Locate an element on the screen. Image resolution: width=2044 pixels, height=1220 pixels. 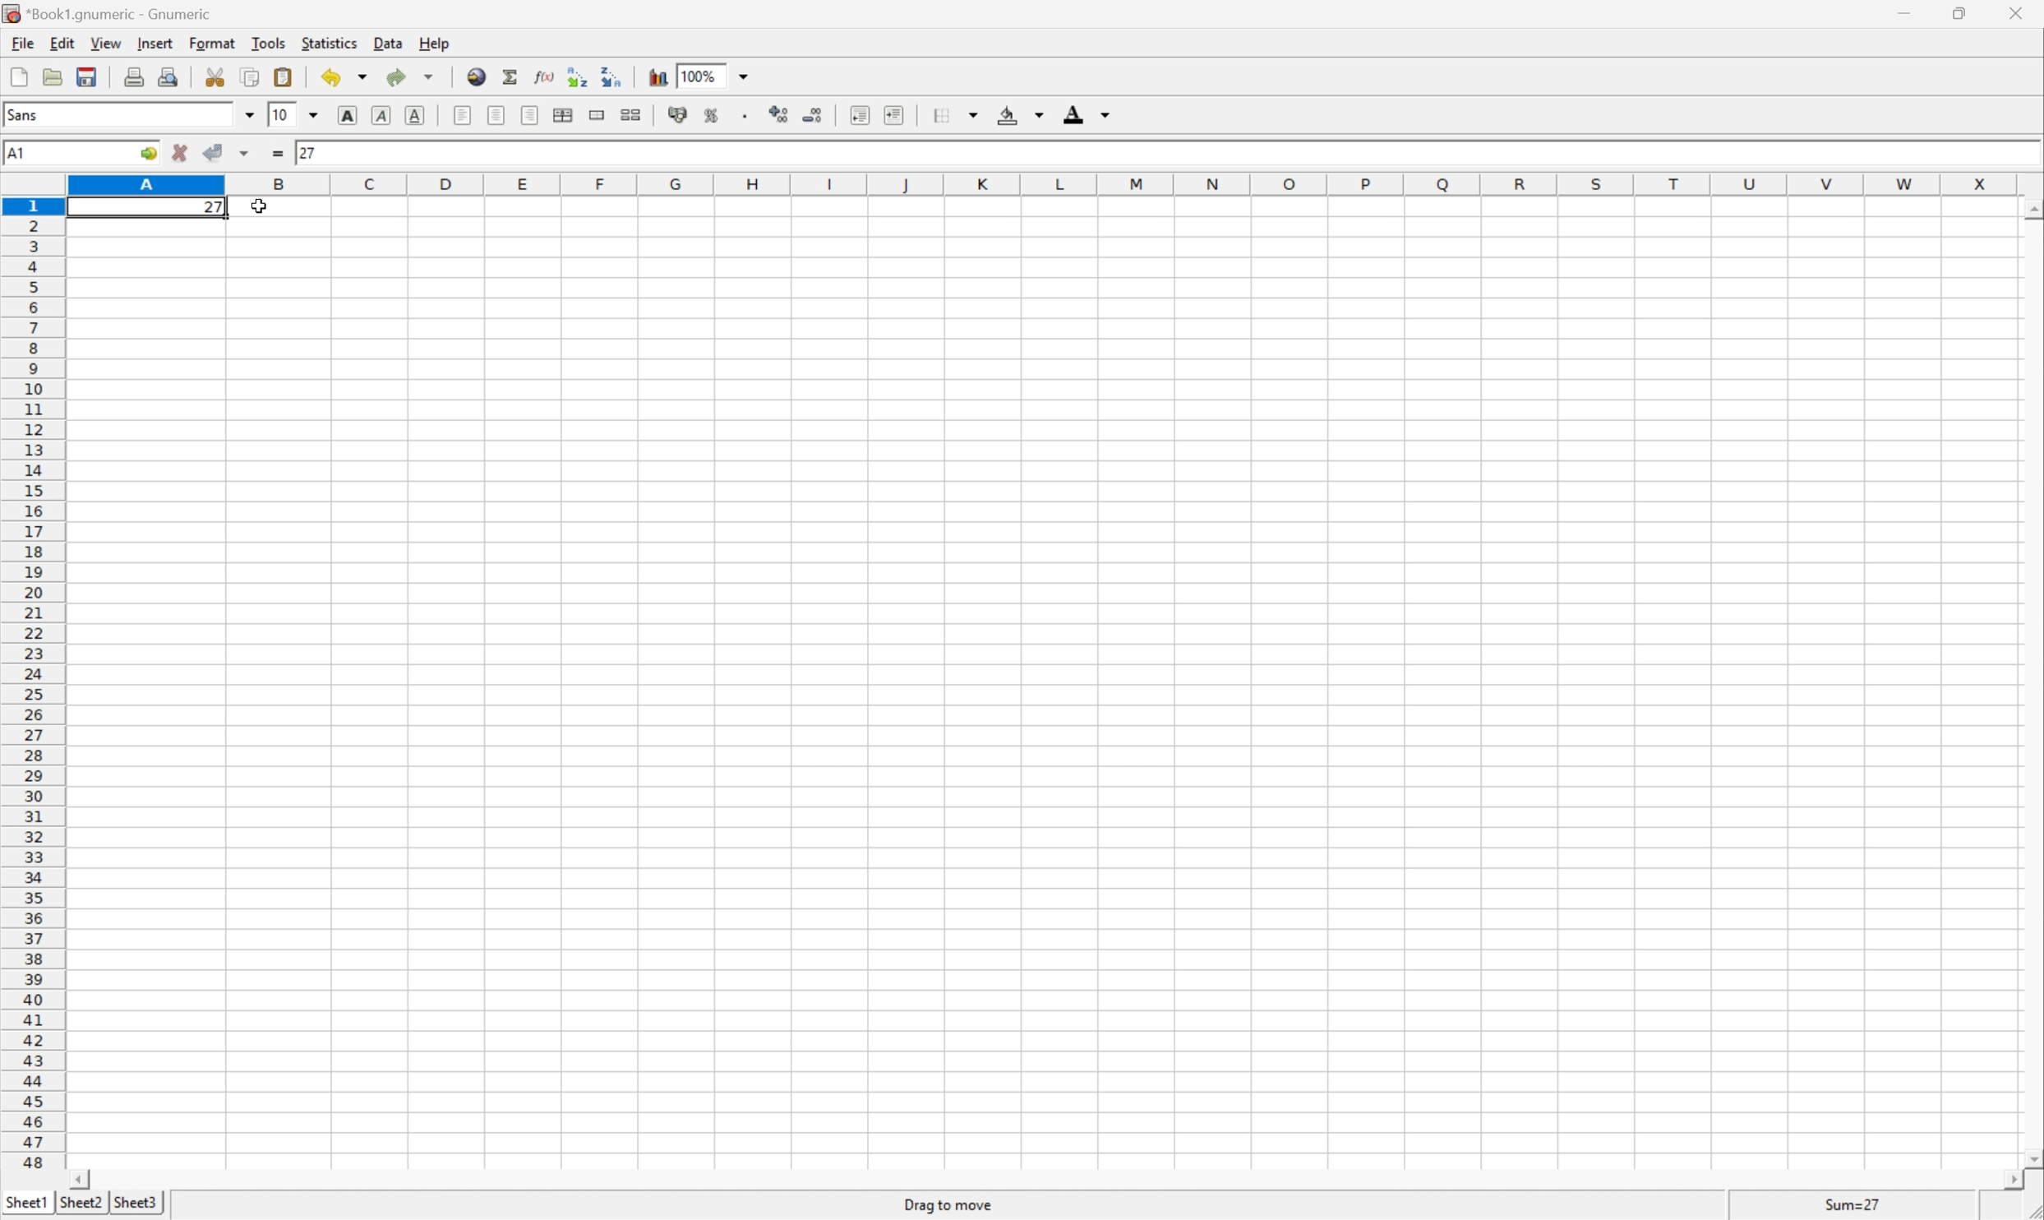
Enter formula is located at coordinates (281, 155).